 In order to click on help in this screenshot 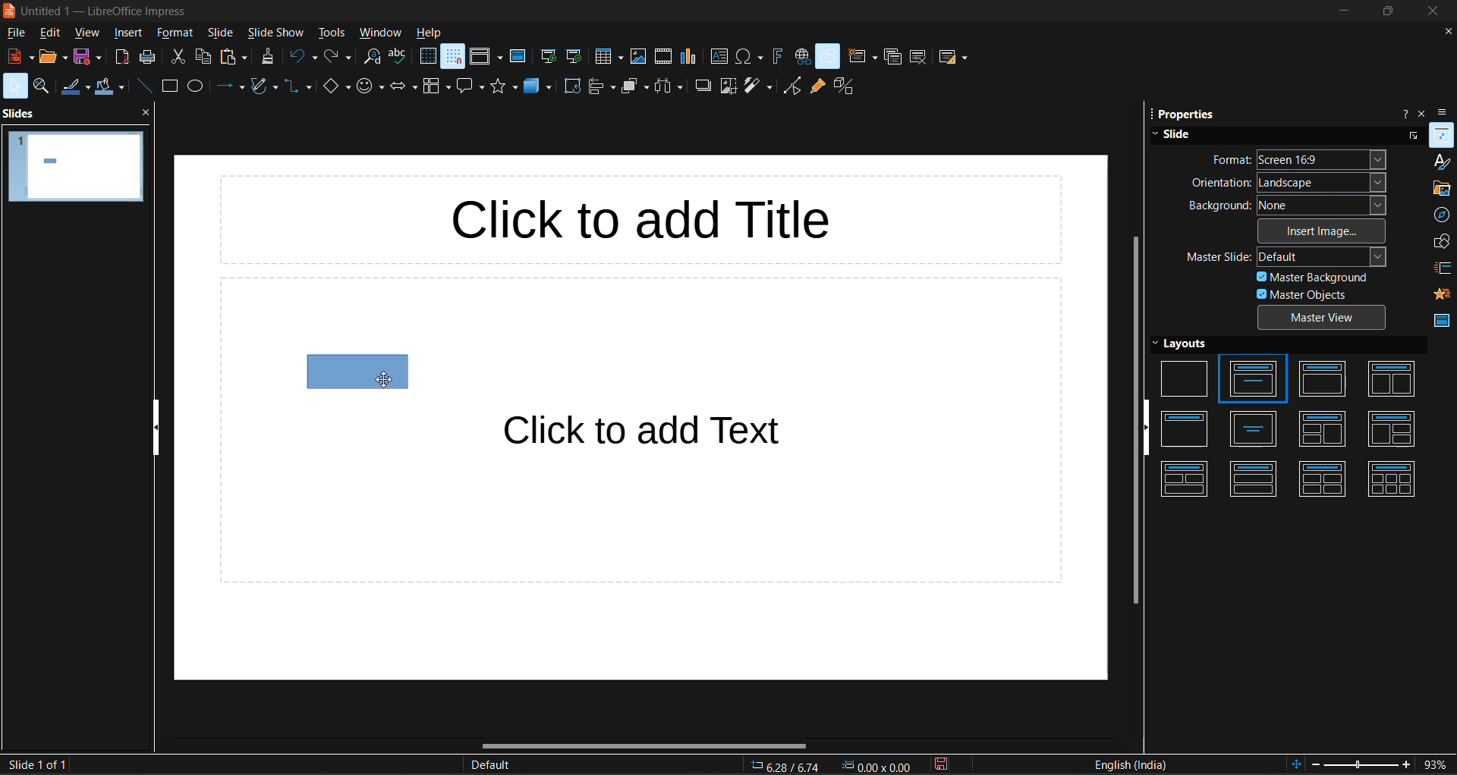, I will do `click(429, 33)`.